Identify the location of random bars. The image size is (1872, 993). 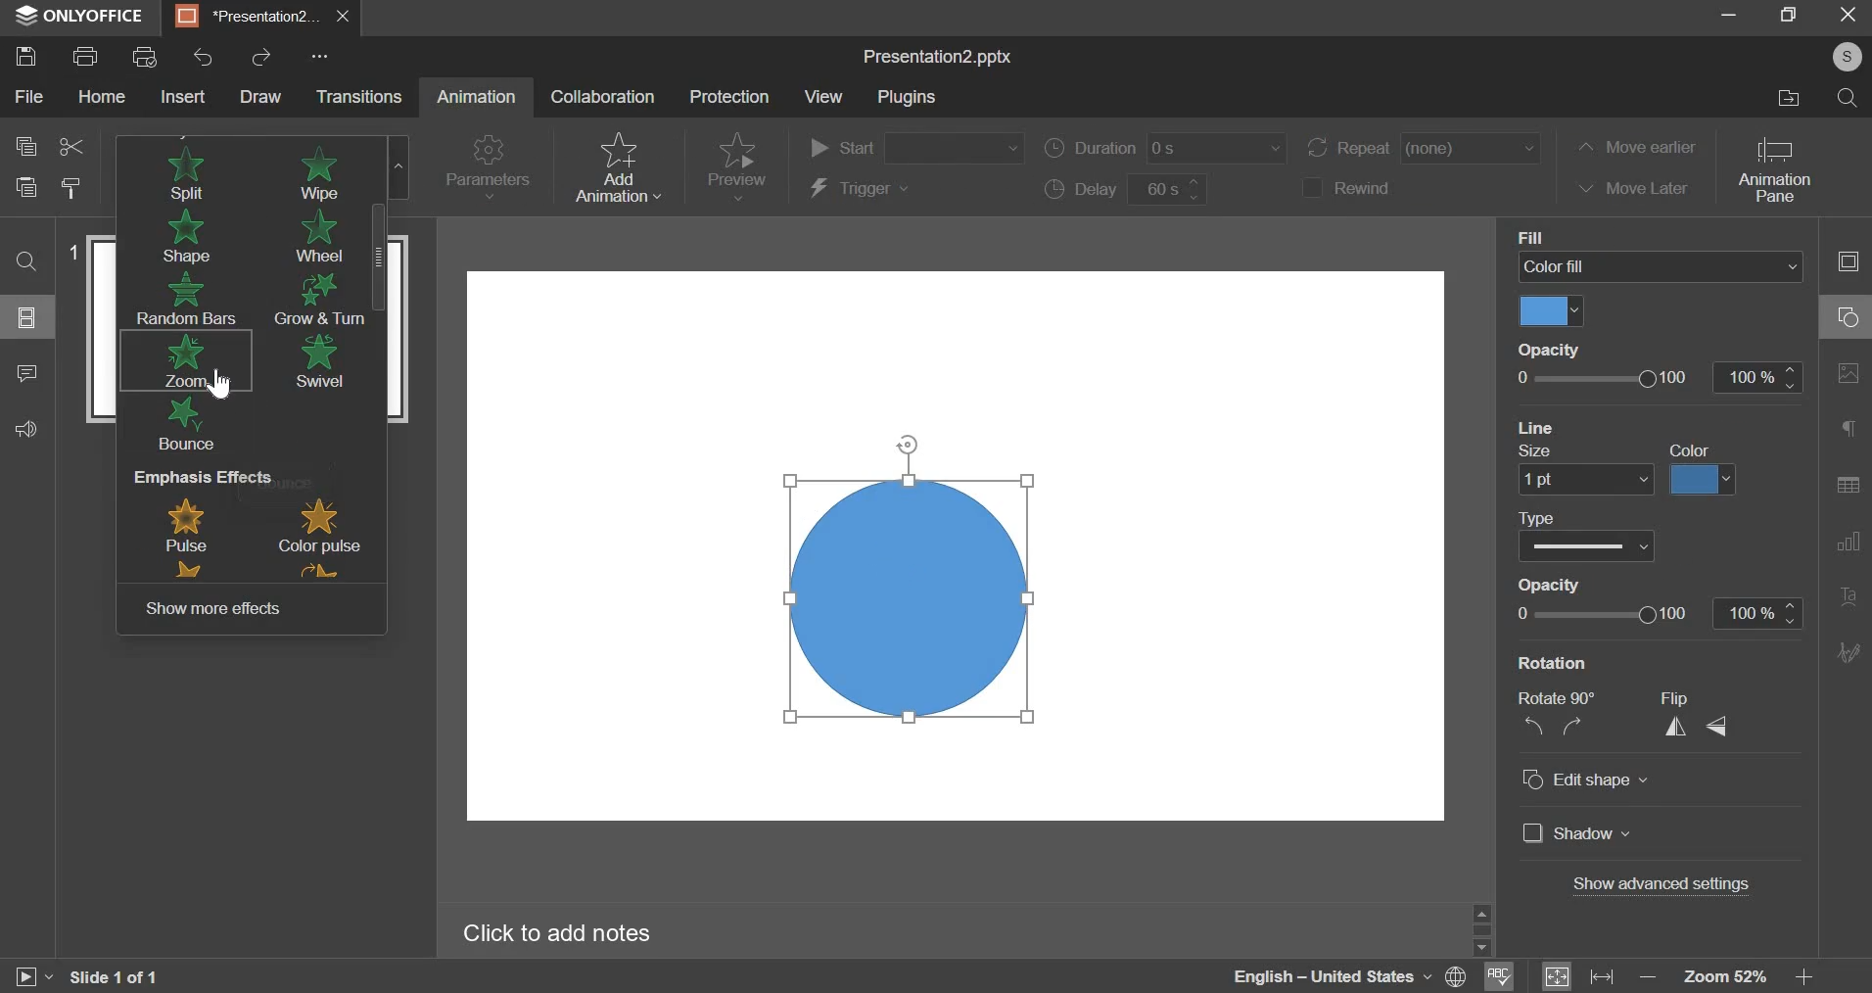
(184, 297).